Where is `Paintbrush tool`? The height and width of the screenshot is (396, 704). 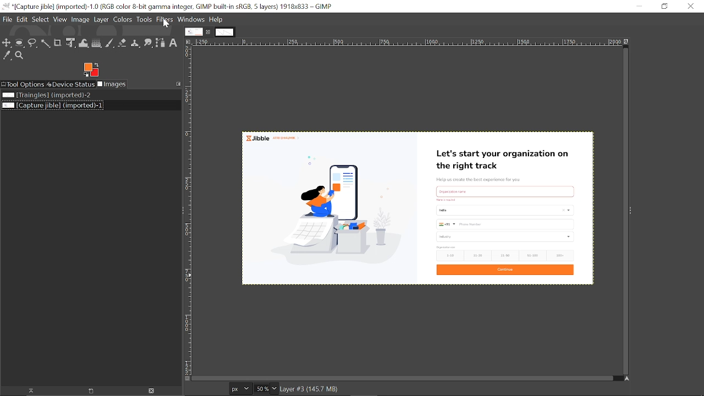
Paintbrush tool is located at coordinates (109, 43).